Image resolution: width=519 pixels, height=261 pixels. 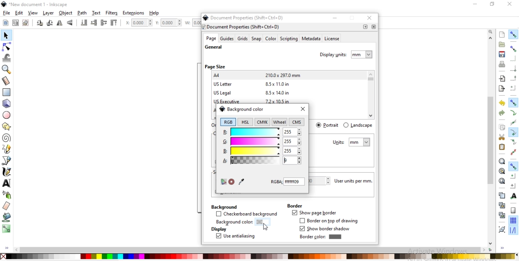 What do you see at coordinates (474, 3) in the screenshot?
I see `minimize` at bounding box center [474, 3].